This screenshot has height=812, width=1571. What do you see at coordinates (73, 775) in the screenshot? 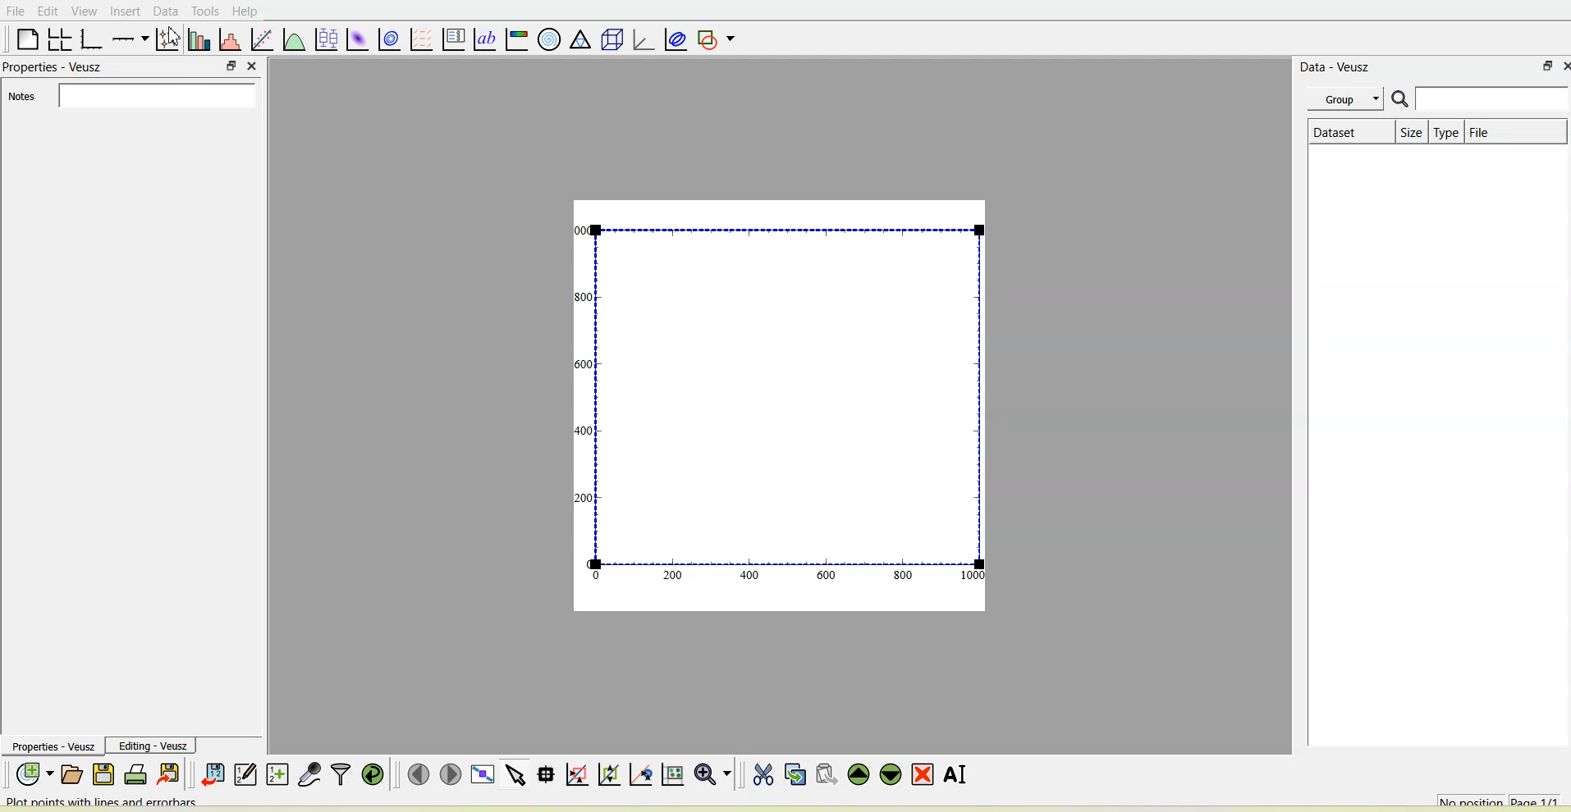
I see `Open a document` at bounding box center [73, 775].